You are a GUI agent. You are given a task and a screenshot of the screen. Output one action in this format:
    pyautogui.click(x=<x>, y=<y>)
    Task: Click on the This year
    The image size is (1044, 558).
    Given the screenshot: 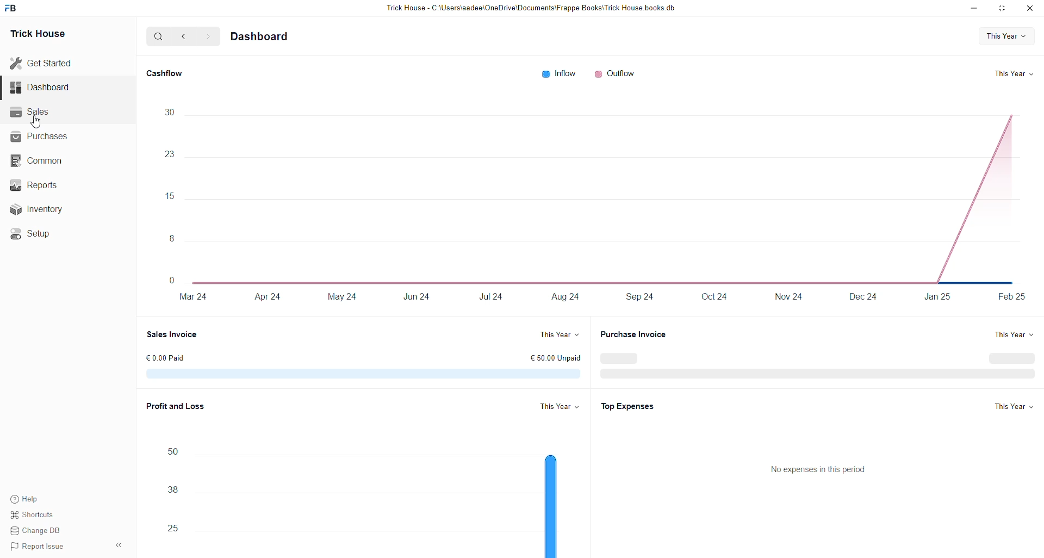 What is the action you would take?
    pyautogui.click(x=1008, y=410)
    